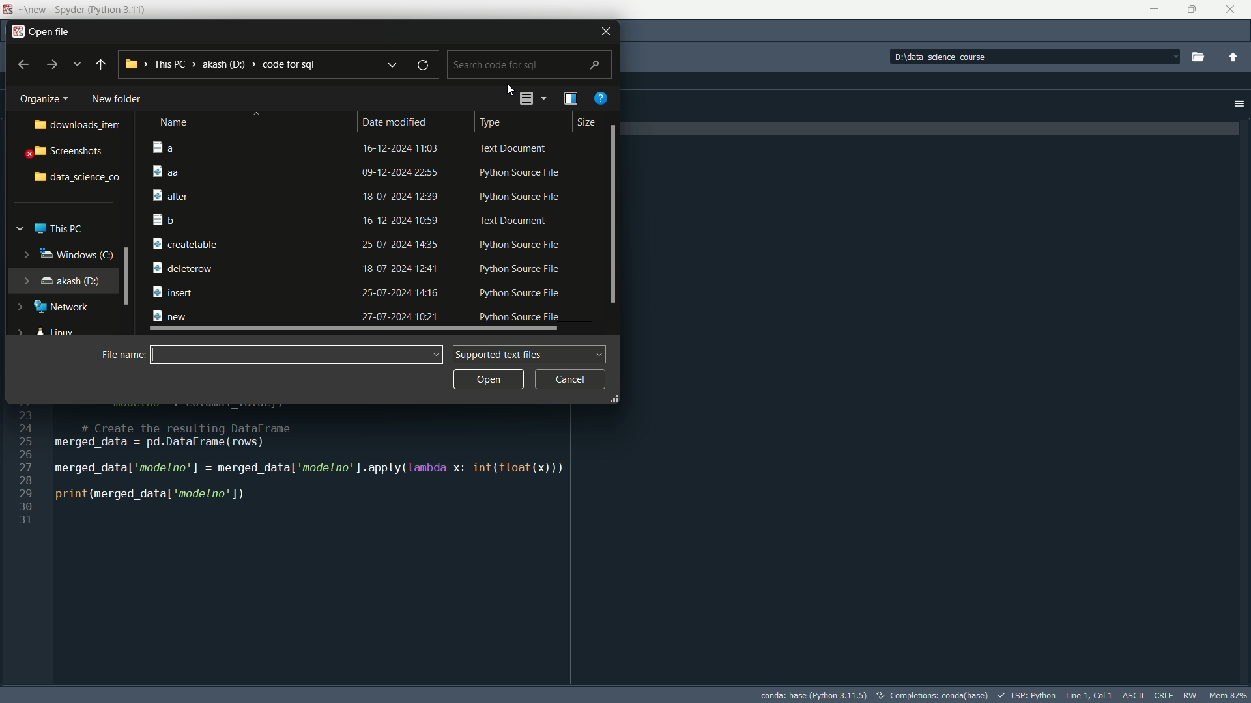 Image resolution: width=1251 pixels, height=703 pixels. I want to click on Maximize, so click(1192, 10).